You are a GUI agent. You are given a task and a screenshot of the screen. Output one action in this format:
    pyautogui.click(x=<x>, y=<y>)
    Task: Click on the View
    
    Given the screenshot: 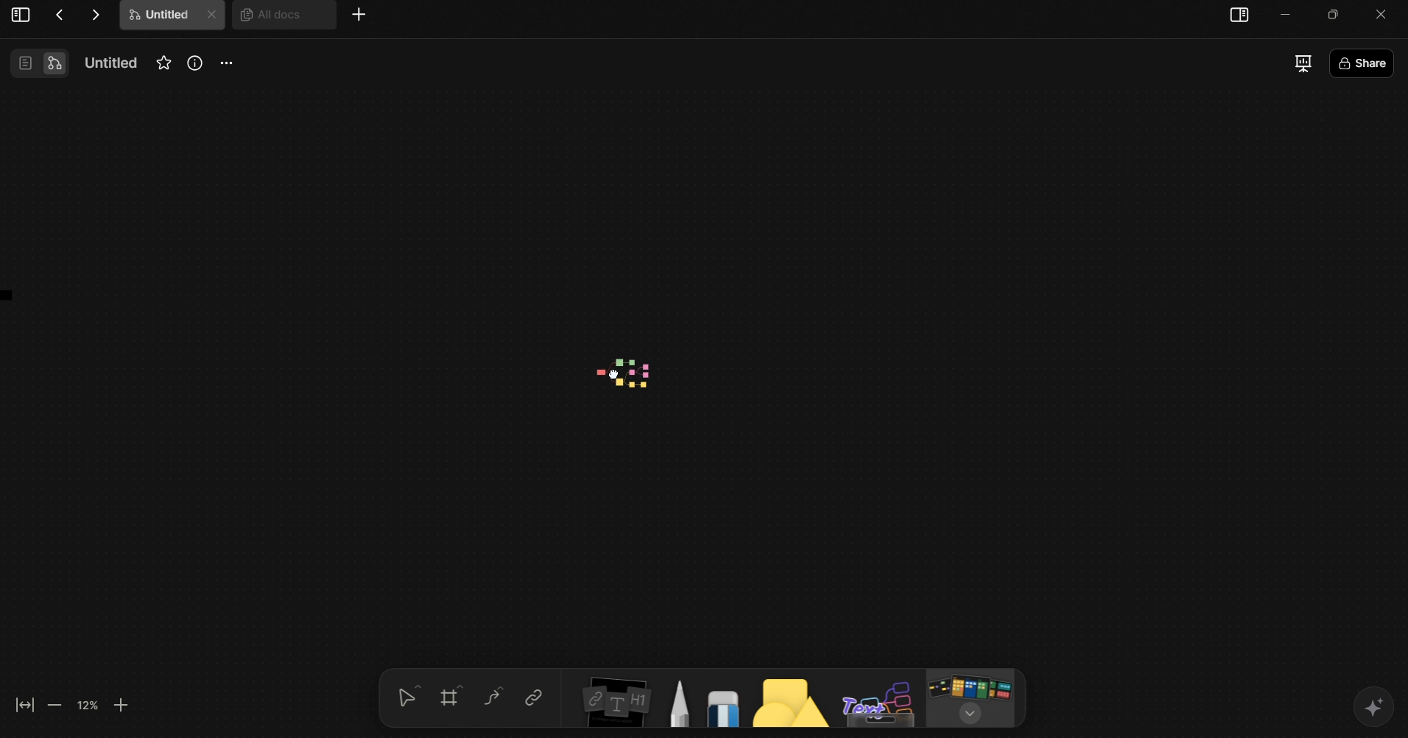 What is the action you would take?
    pyautogui.click(x=19, y=17)
    